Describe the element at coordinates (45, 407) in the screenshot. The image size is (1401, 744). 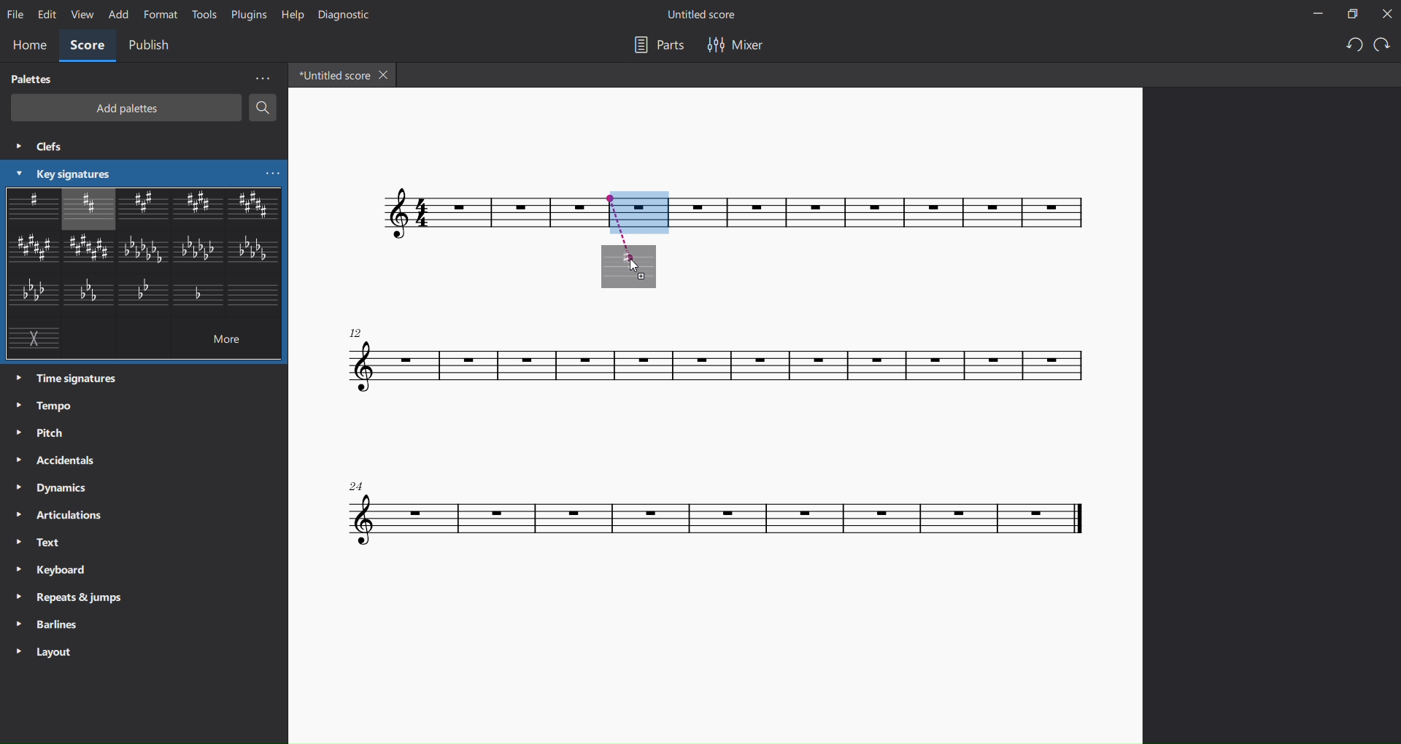
I see `tempo` at that location.